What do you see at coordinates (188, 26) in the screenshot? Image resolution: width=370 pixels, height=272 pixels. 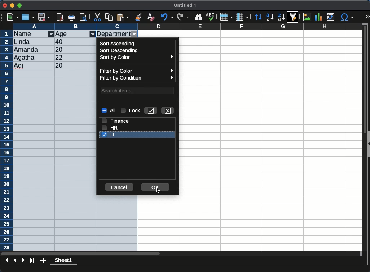 I see `columns` at bounding box center [188, 26].